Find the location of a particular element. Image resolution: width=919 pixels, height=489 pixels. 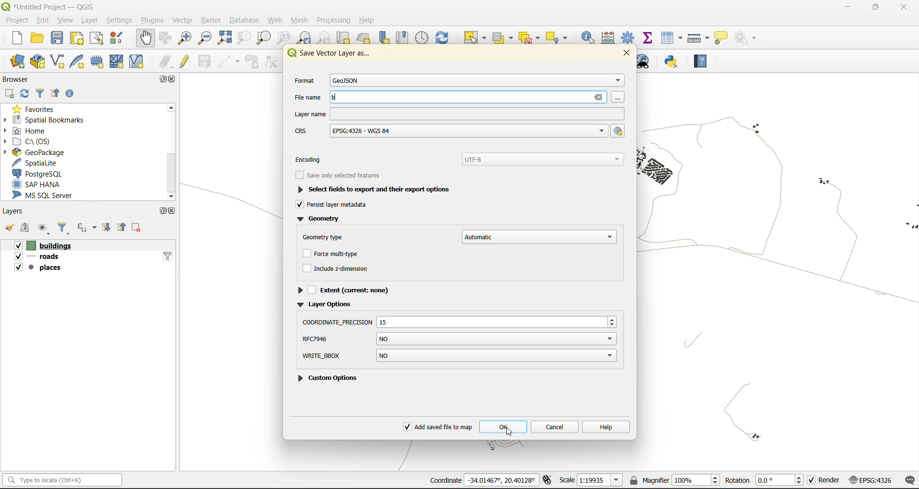

render is located at coordinates (825, 480).